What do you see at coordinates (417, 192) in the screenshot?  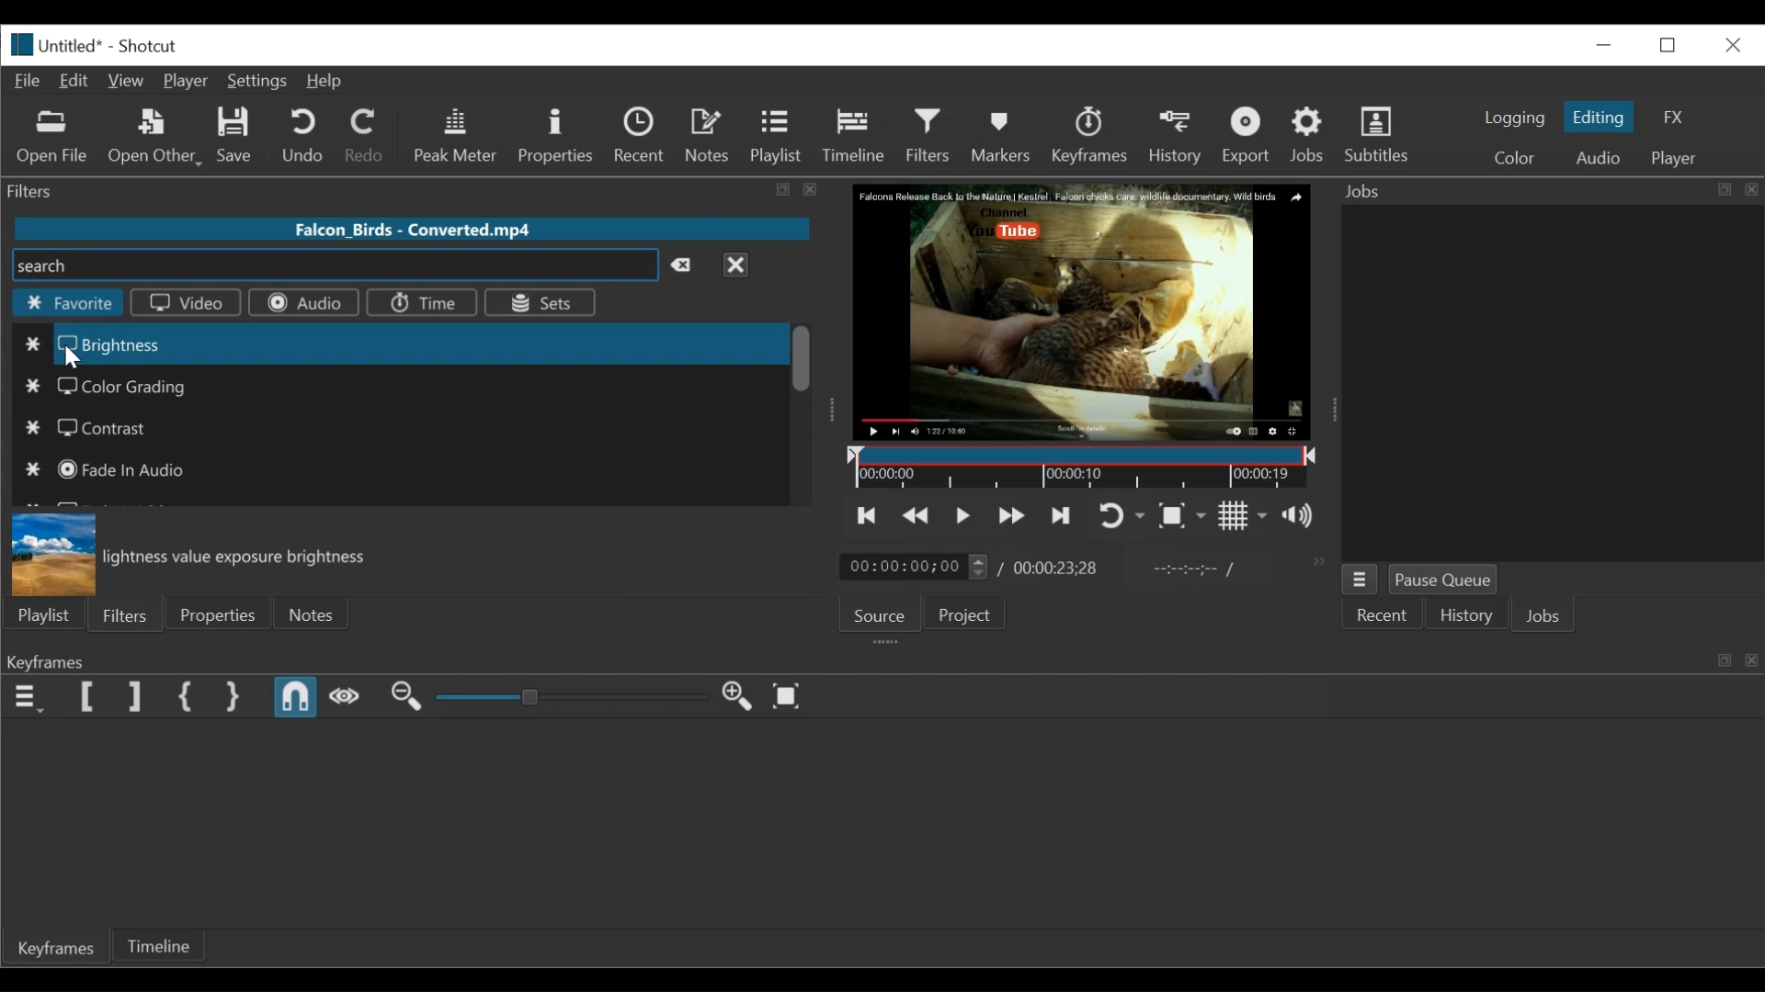 I see `Filters Panel` at bounding box center [417, 192].